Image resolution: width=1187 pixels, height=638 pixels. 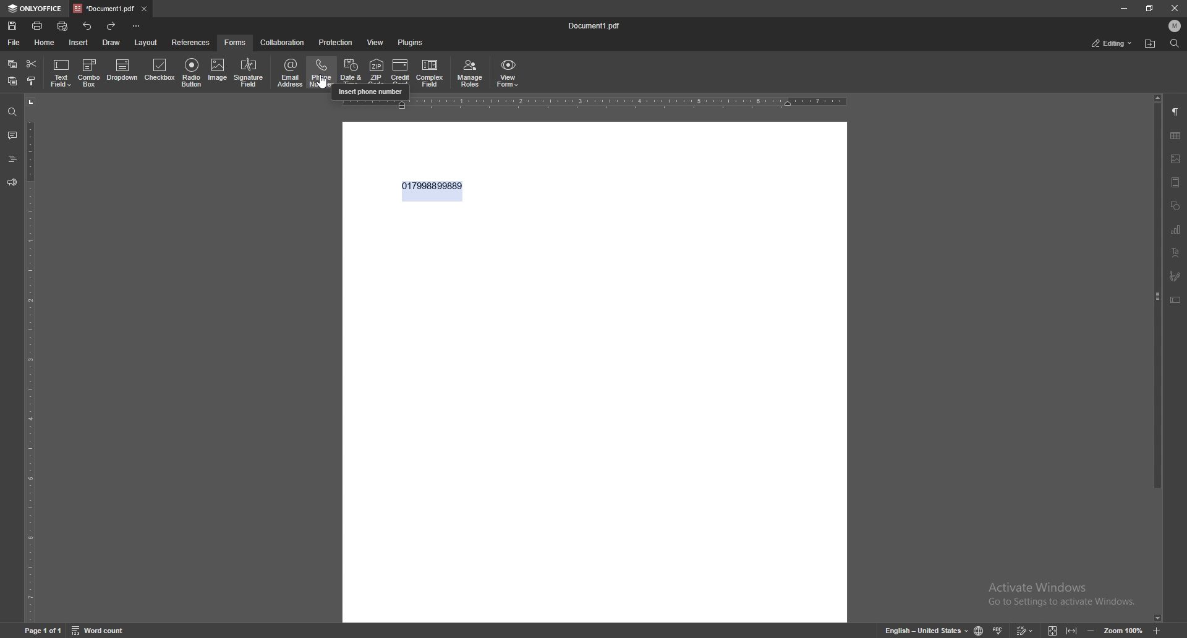 I want to click on copy, so click(x=12, y=64).